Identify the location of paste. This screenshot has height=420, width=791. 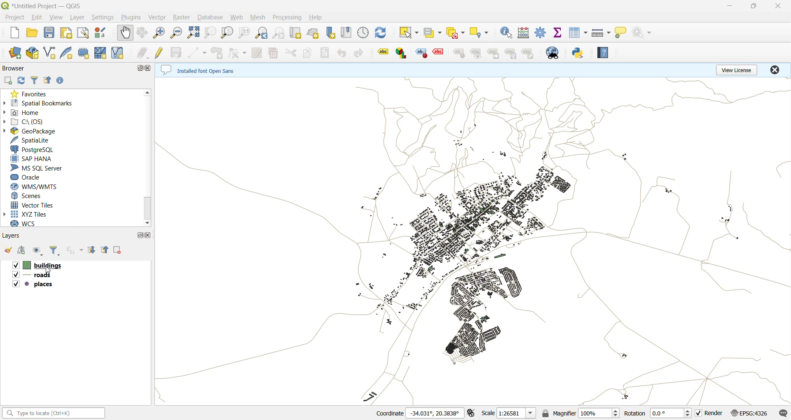
(326, 53).